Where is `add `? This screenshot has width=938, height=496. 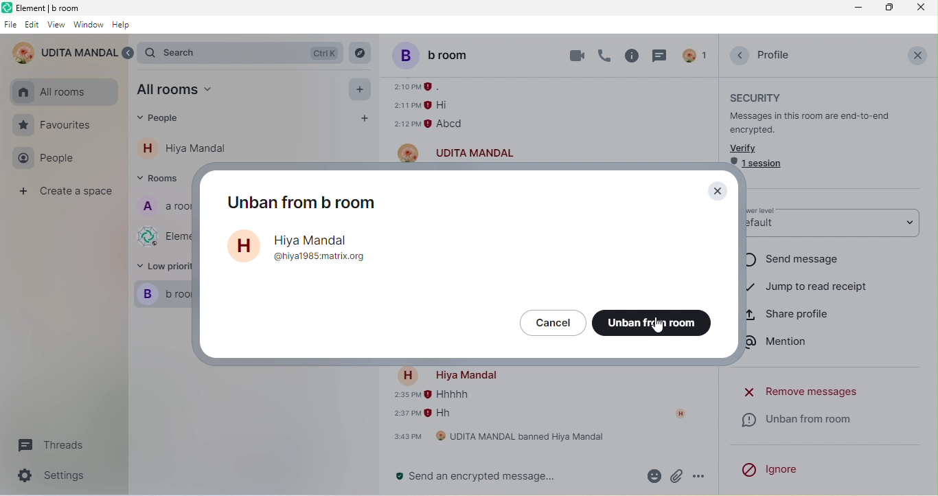 add  is located at coordinates (362, 89).